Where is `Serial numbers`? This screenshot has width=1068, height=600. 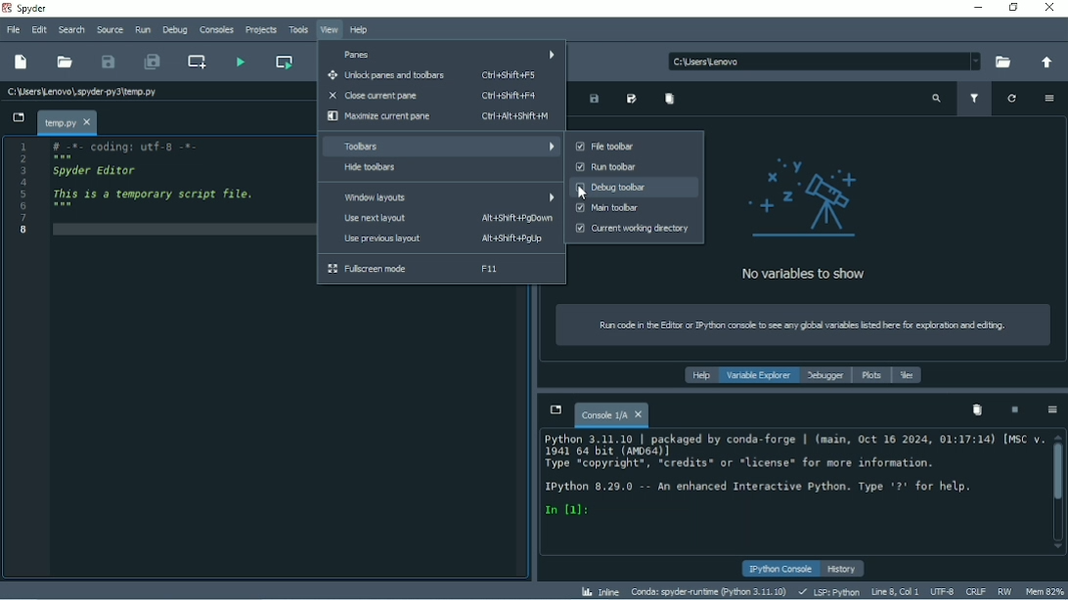 Serial numbers is located at coordinates (24, 190).